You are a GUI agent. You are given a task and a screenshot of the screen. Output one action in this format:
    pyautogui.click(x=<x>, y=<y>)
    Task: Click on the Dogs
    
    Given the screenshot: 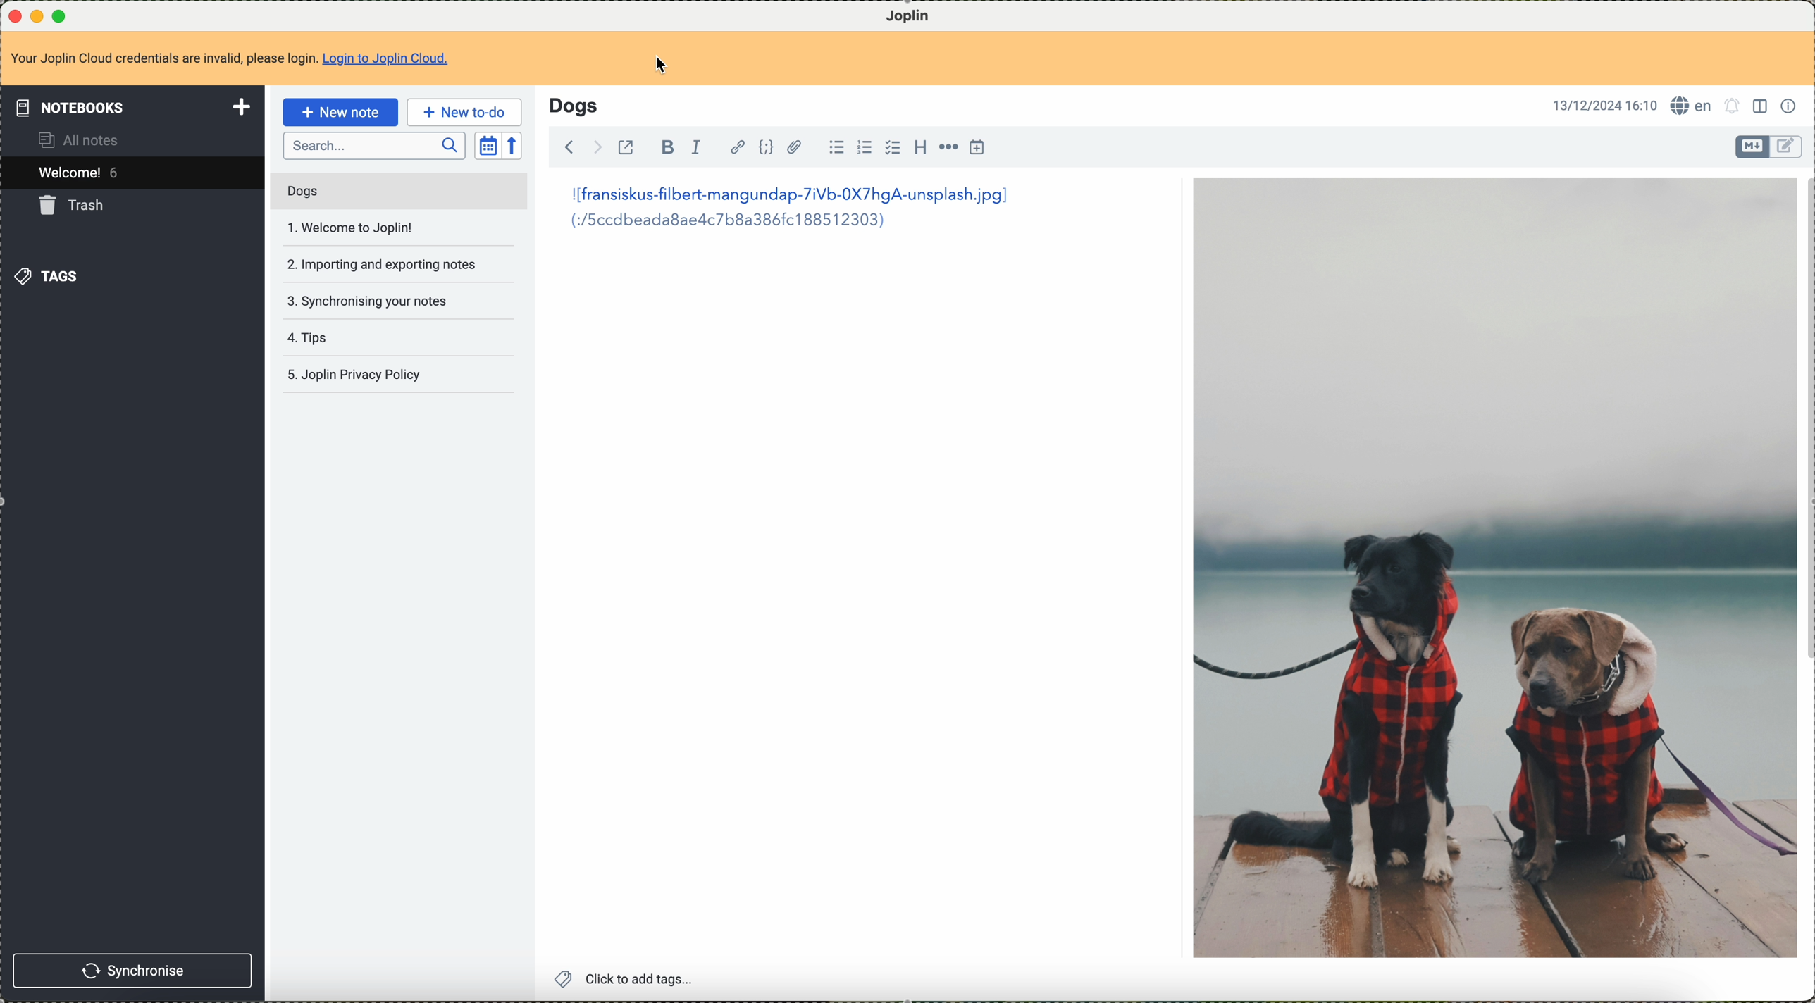 What is the action you would take?
    pyautogui.click(x=573, y=104)
    